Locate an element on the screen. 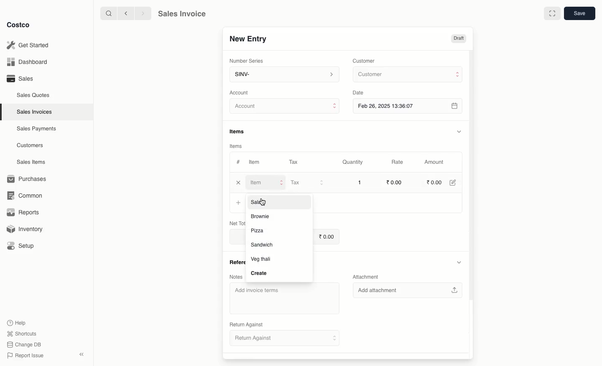 The height and width of the screenshot is (366, 602). SINV- is located at coordinates (284, 75).